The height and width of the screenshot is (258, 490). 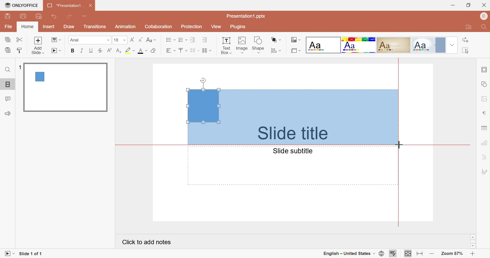 What do you see at coordinates (151, 40) in the screenshot?
I see `Change case` at bounding box center [151, 40].